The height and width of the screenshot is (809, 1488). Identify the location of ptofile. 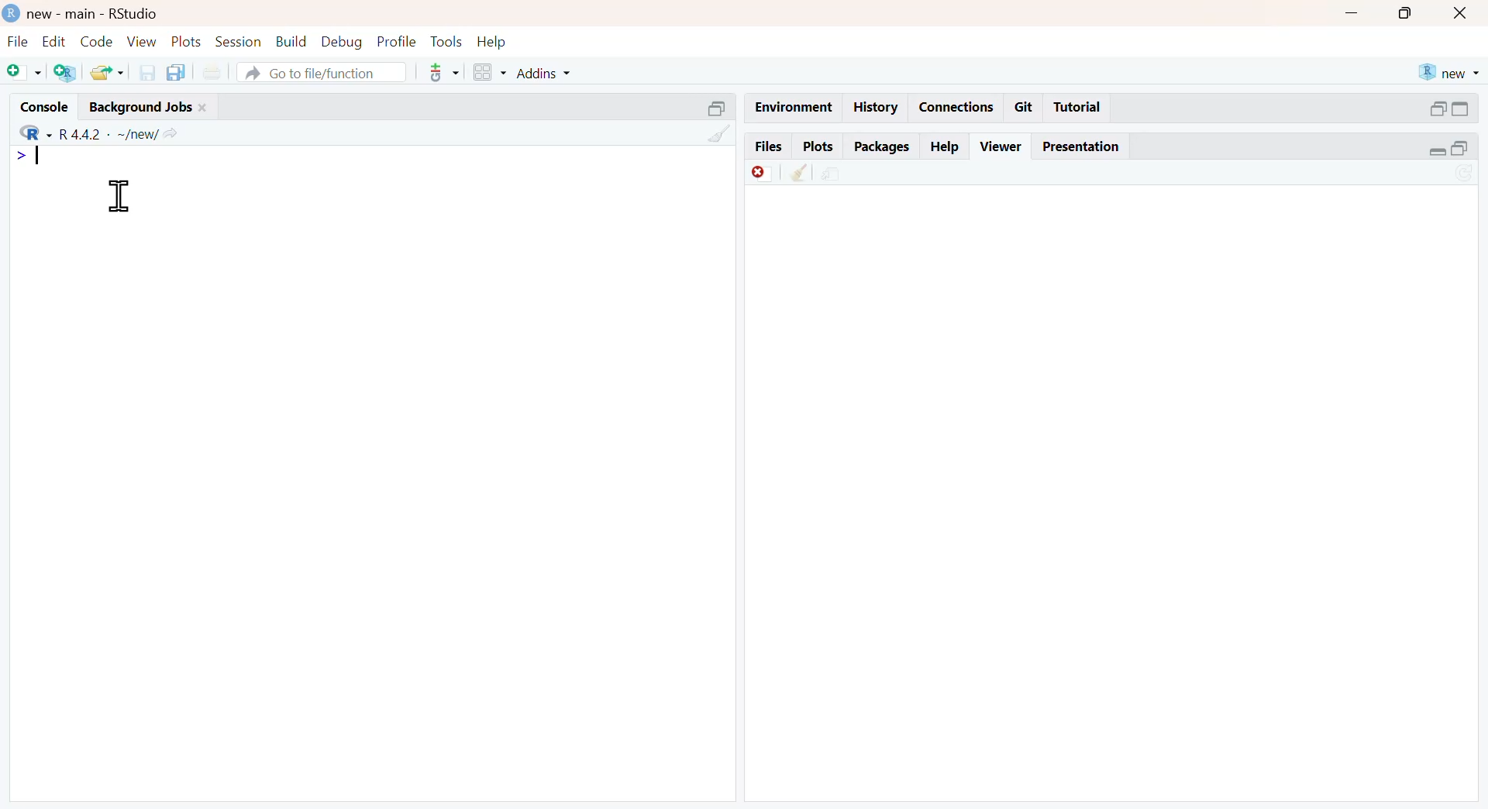
(398, 42).